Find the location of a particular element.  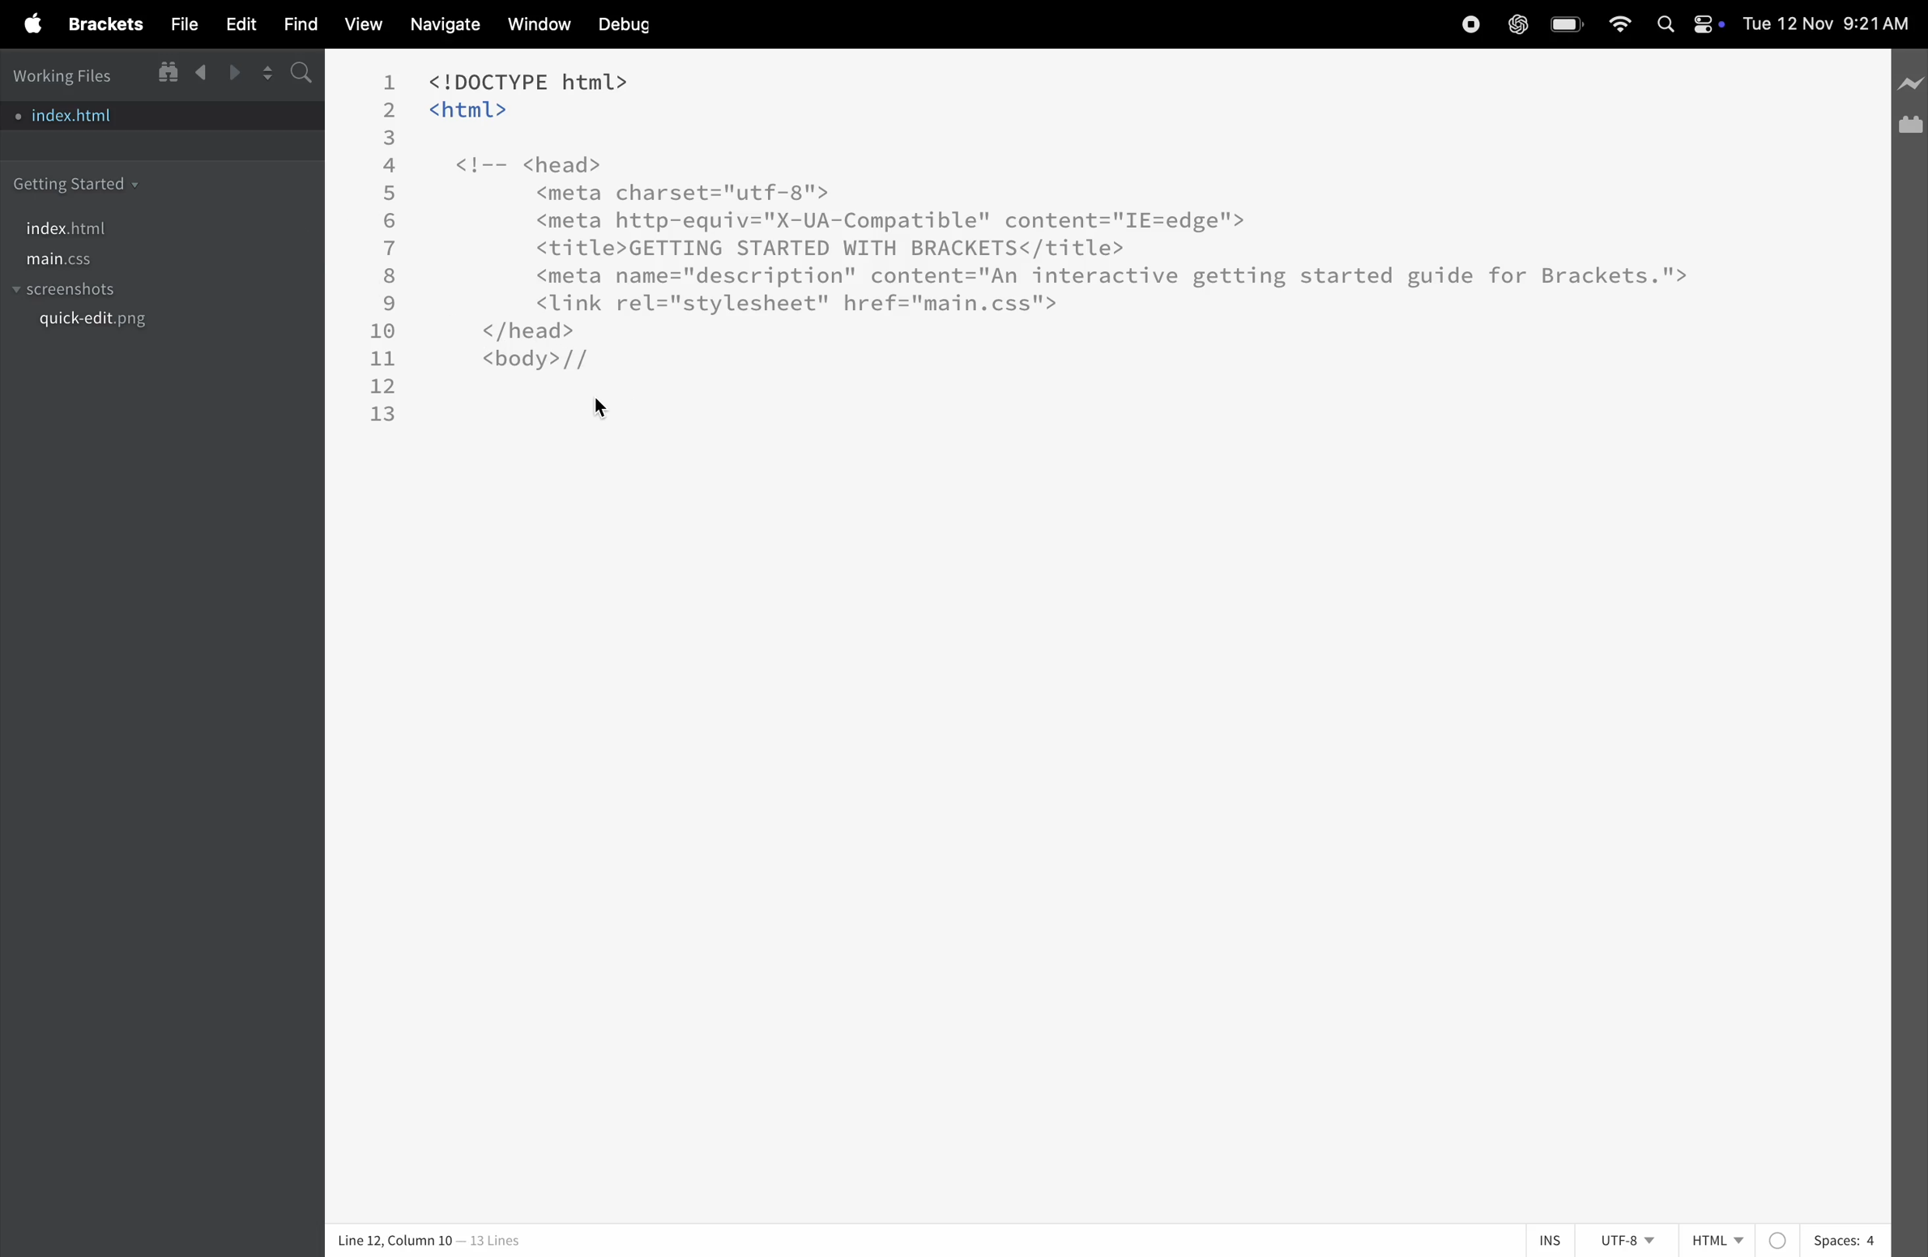

<!DOCTYPE html>
<html>
<!-- <head>
<meta charset="utf-8">
<meta http-equiv="X-UA-Compatible" content="IE=edge'">
<title>GETTING STARTED WITH BRACKETS</title>
<meta name="description" content="An interactive getting started guide for Brackets.'">
<link rel="stylesheet" href="main.css">
</head>
<body>// is located at coordinates (1073, 224).